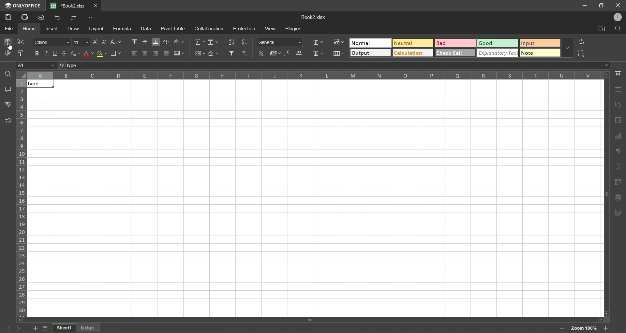 The image size is (626, 333). I want to click on named ranges, so click(198, 52).